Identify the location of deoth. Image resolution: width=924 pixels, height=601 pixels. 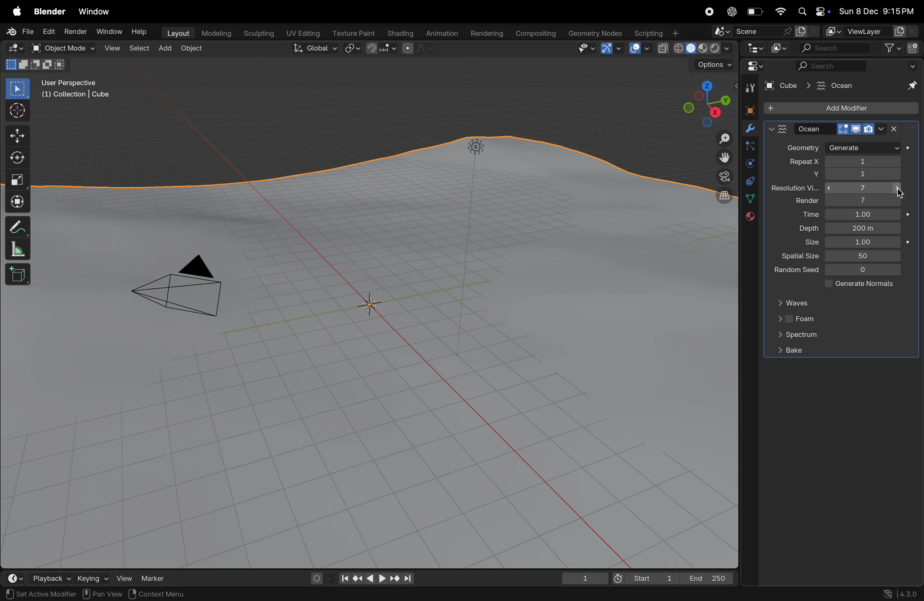
(806, 228).